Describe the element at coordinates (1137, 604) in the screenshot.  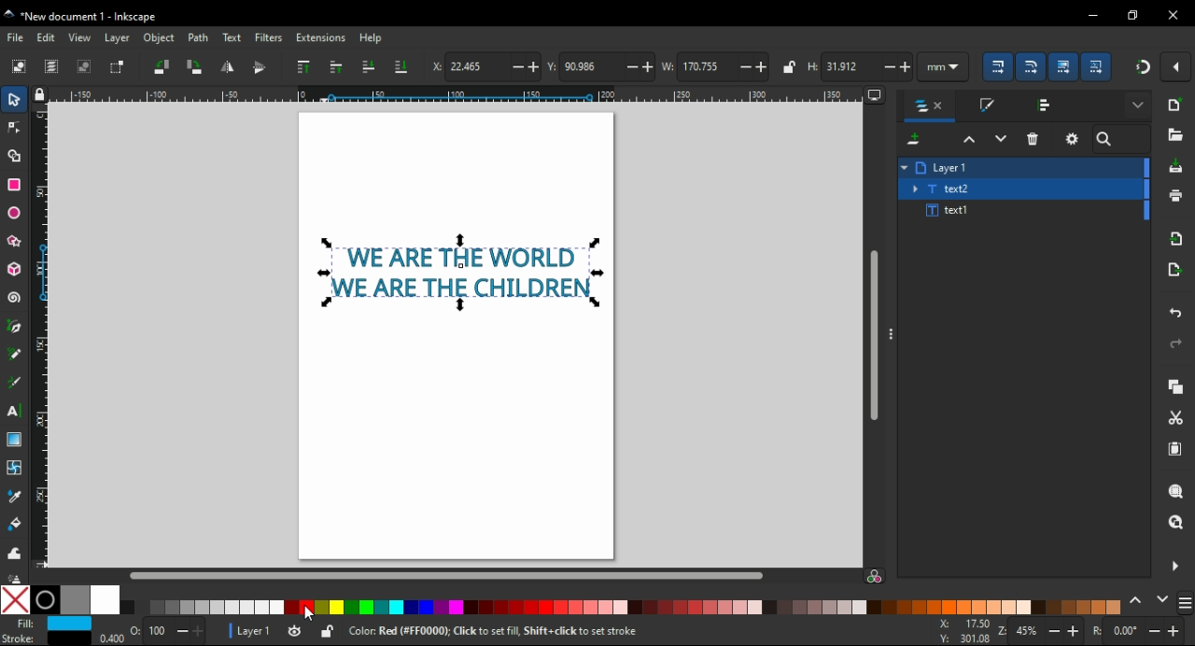
I see `previous` at that location.